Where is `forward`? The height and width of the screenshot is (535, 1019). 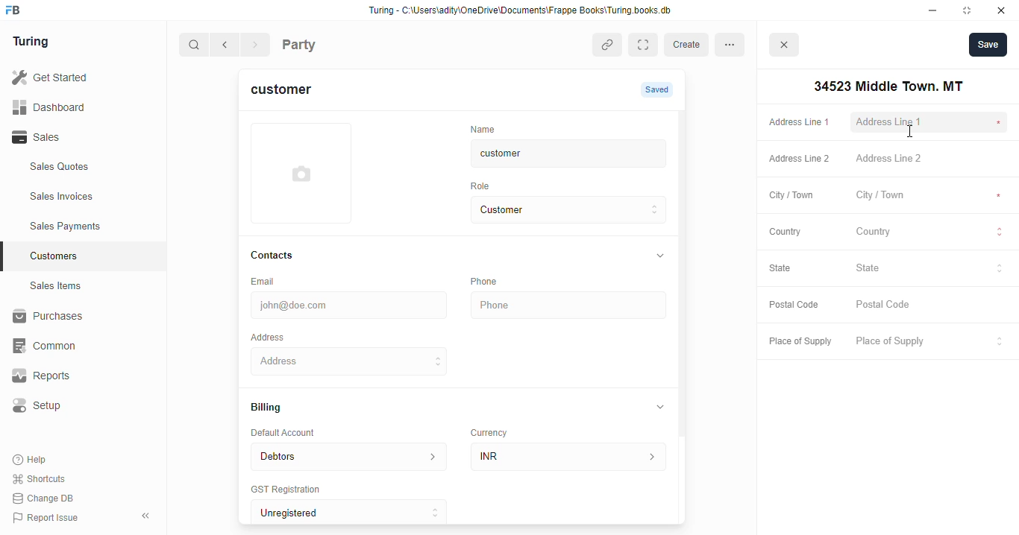
forward is located at coordinates (257, 46).